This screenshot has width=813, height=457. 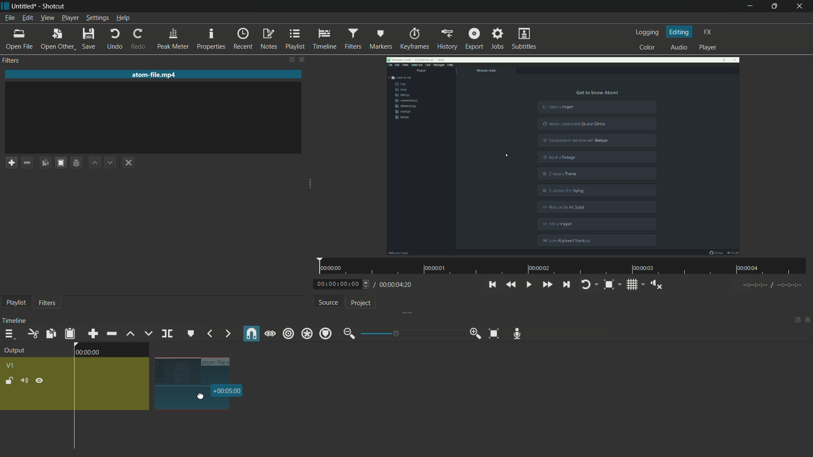 What do you see at coordinates (211, 38) in the screenshot?
I see `properties` at bounding box center [211, 38].